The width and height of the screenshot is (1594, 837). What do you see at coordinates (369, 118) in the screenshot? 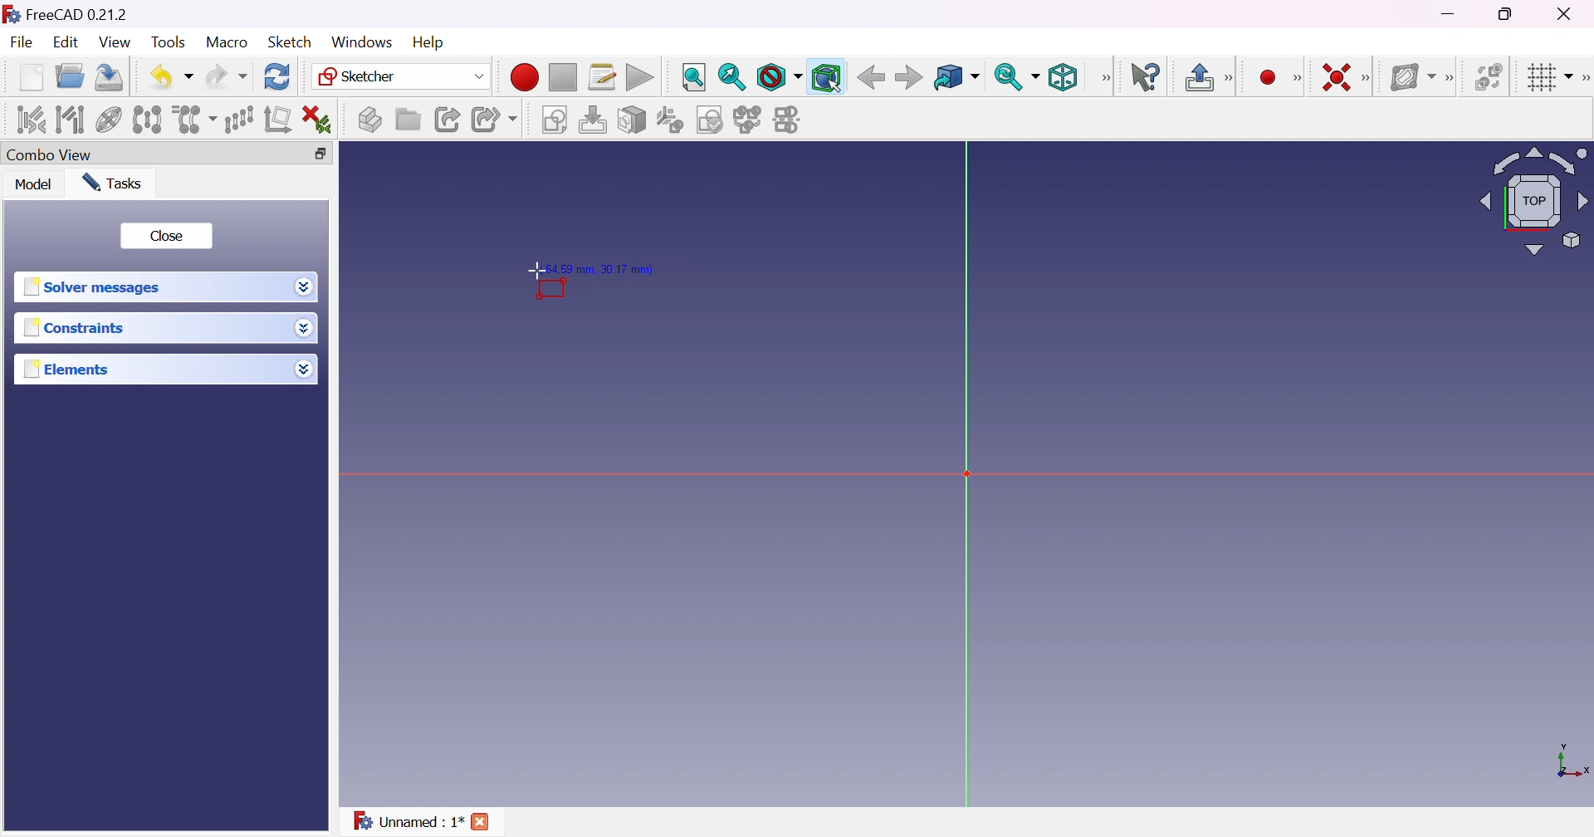
I see `Create part` at bounding box center [369, 118].